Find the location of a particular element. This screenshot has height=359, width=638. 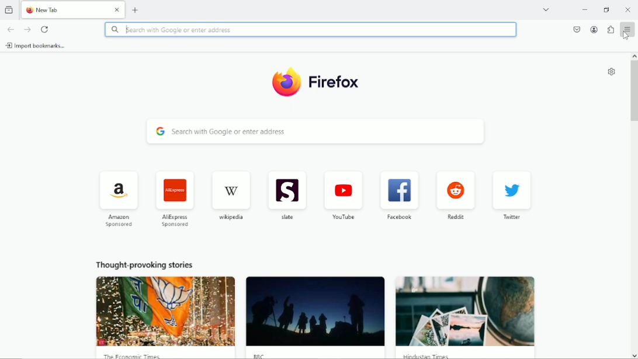

thought provoking stories is located at coordinates (145, 265).